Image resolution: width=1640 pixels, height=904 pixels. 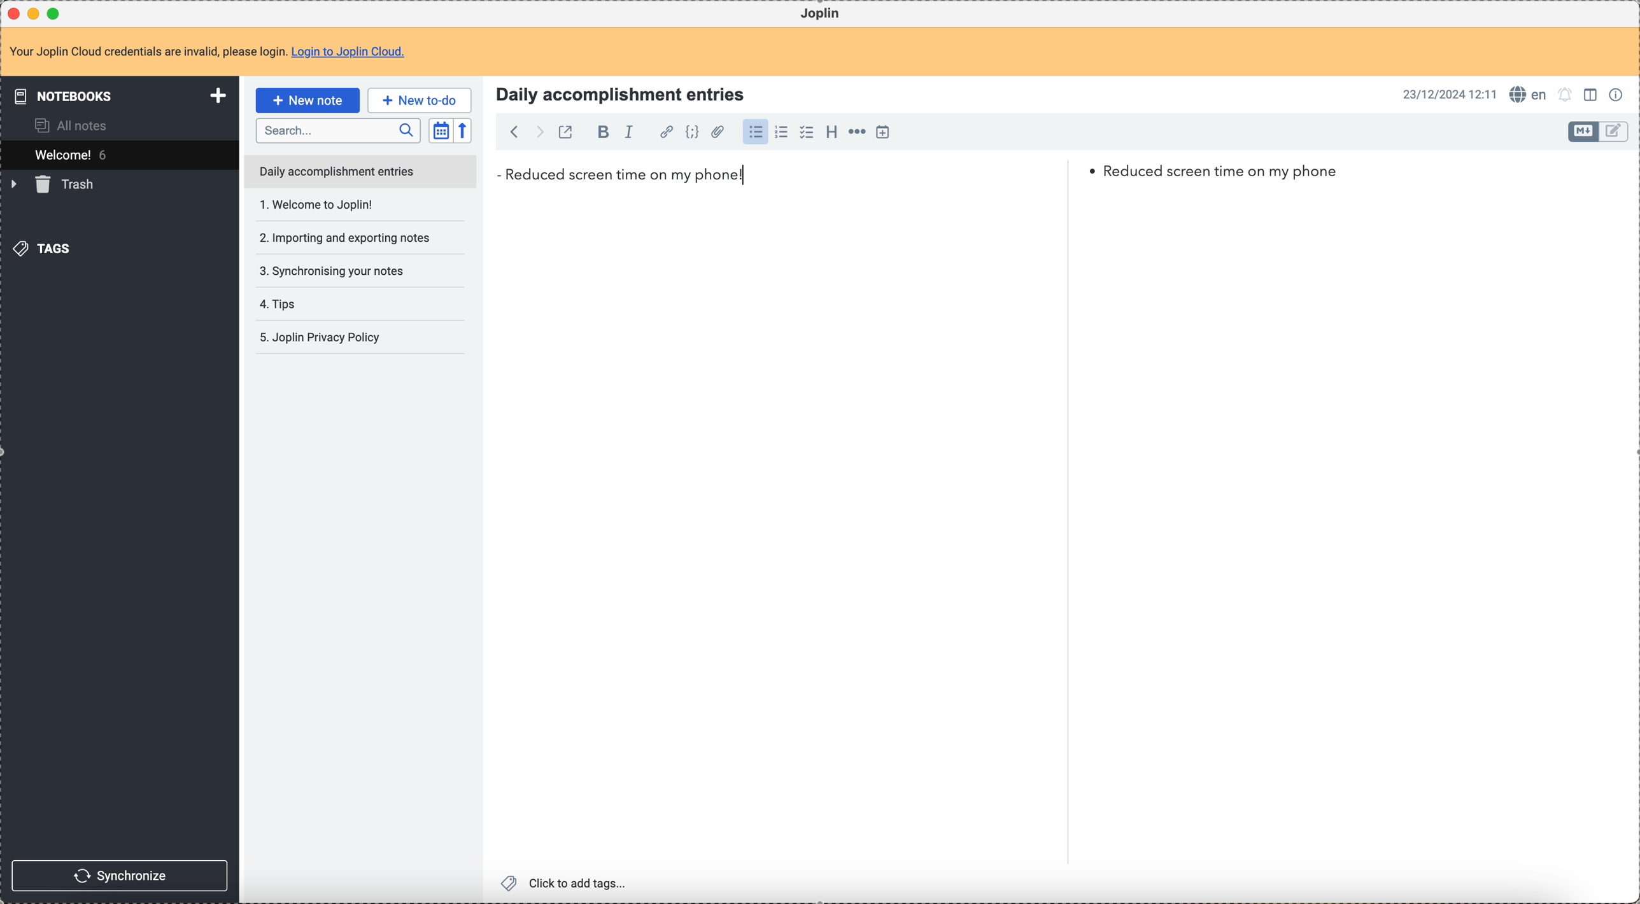 I want to click on trash, so click(x=55, y=185).